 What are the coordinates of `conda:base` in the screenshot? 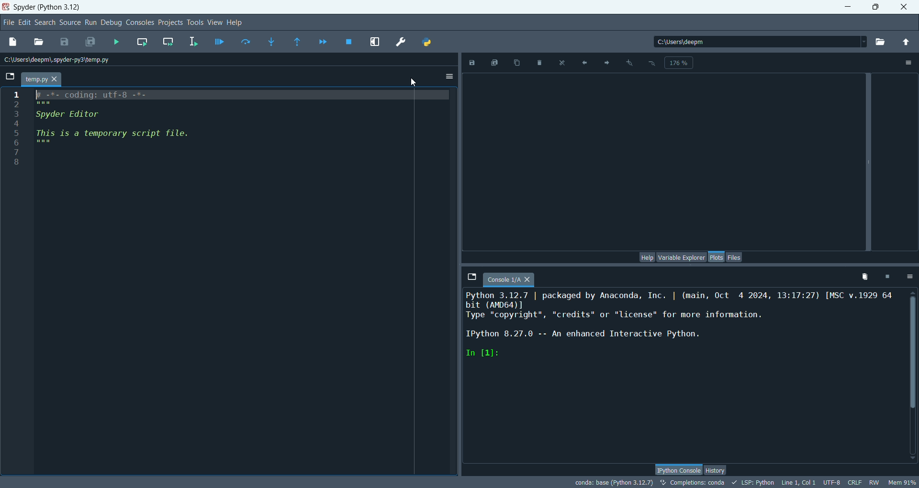 It's located at (610, 482).